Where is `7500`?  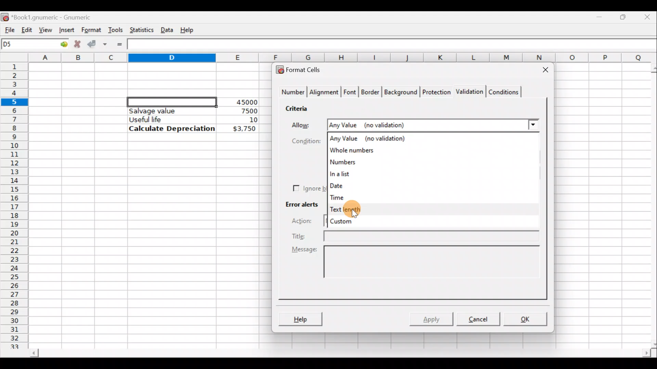
7500 is located at coordinates (238, 110).